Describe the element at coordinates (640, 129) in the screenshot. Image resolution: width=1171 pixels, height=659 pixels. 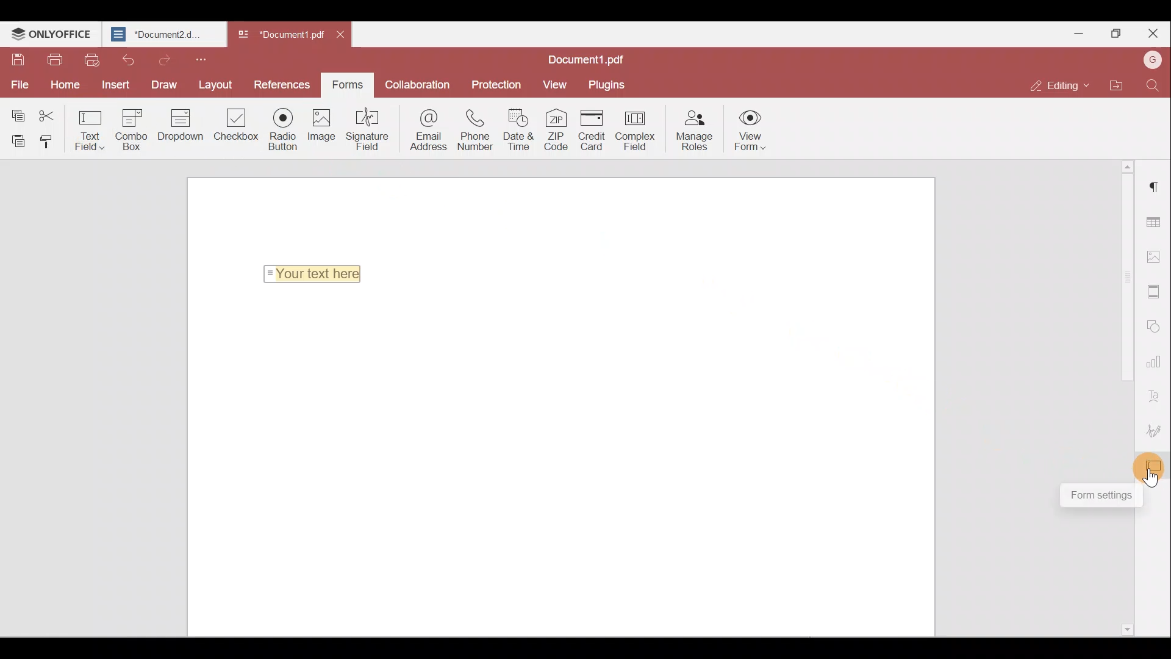
I see `Complex field` at that location.